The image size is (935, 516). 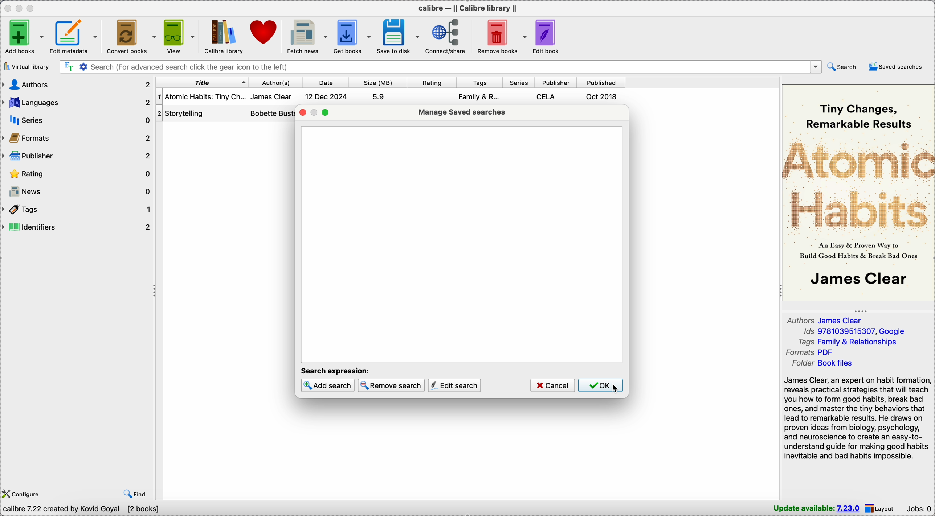 What do you see at coordinates (852, 342) in the screenshot?
I see `tags: family & relationships` at bounding box center [852, 342].